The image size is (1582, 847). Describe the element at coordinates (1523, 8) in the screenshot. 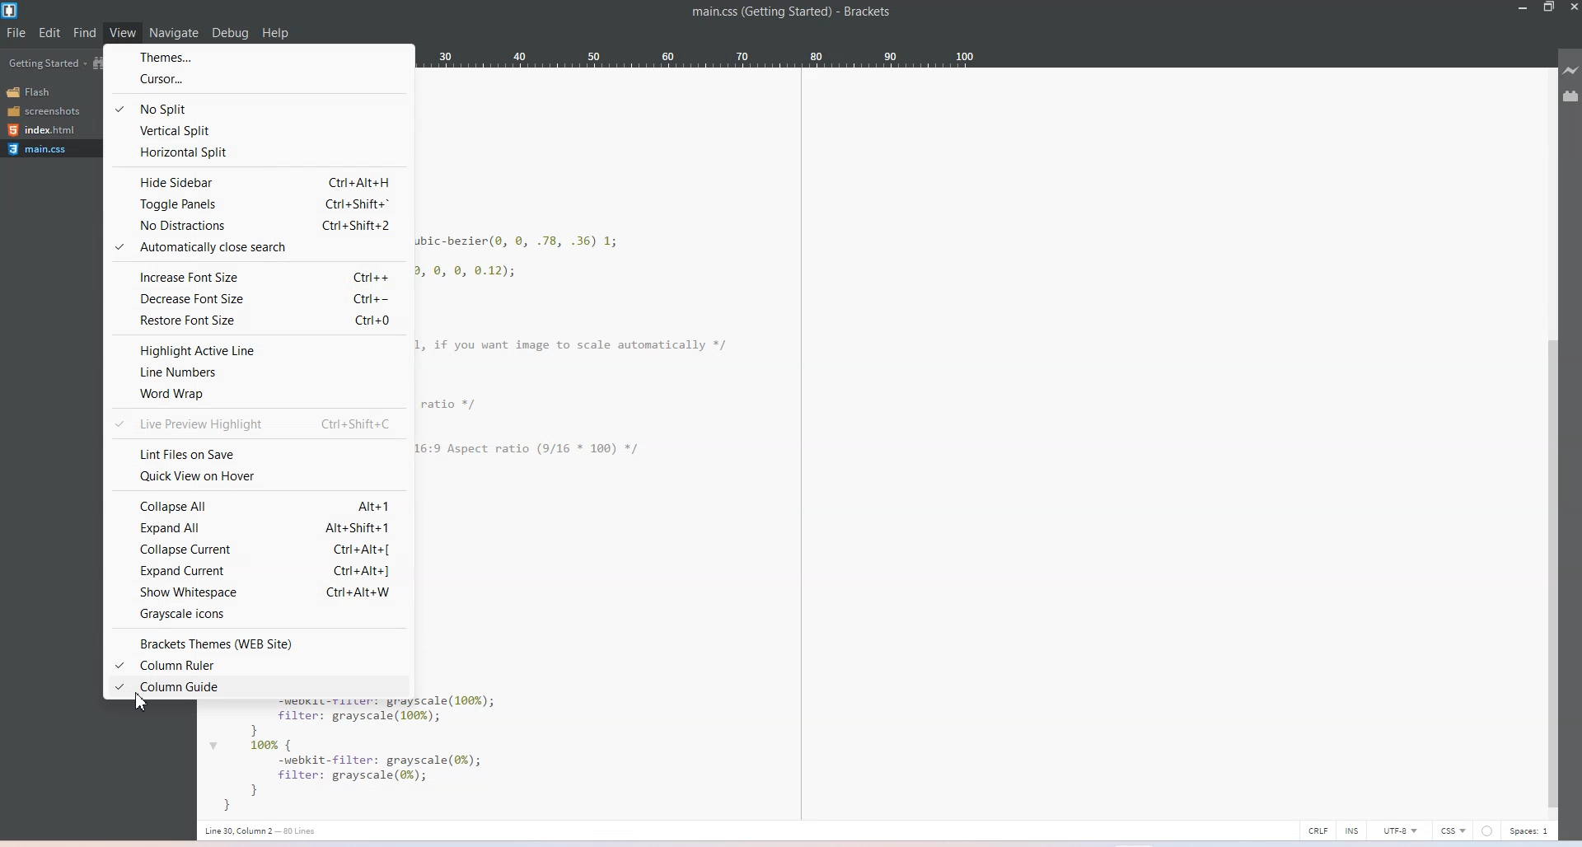

I see `Minimize` at that location.